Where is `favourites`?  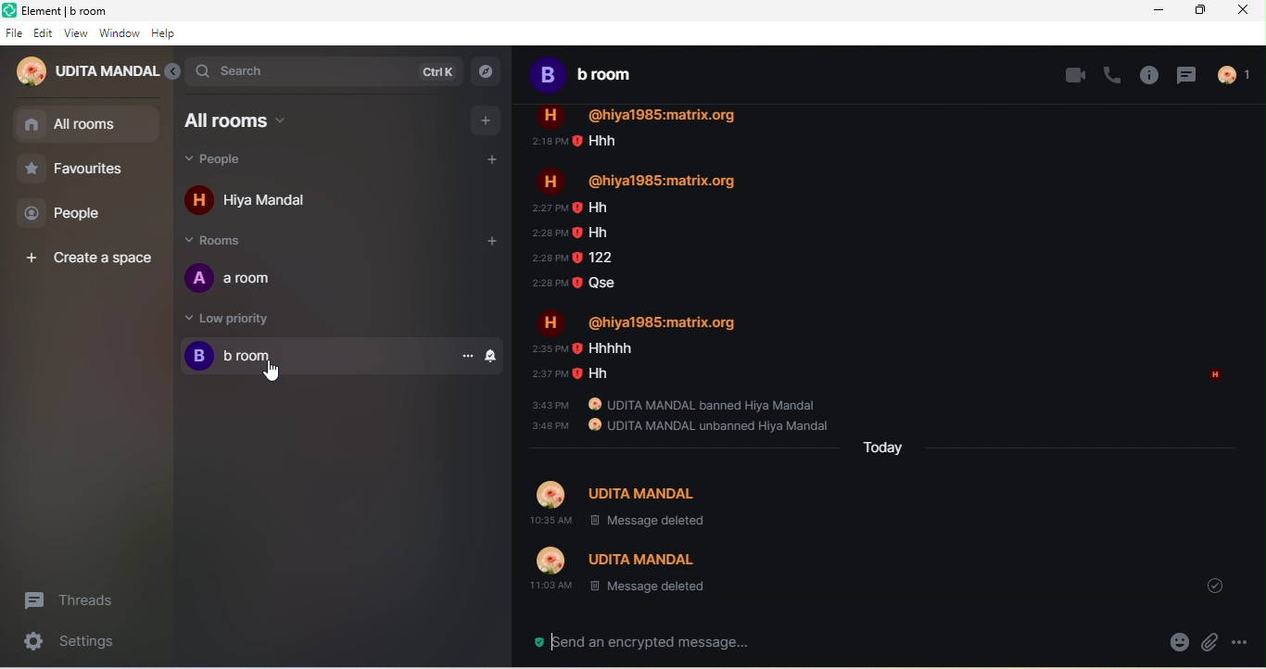 favourites is located at coordinates (76, 172).